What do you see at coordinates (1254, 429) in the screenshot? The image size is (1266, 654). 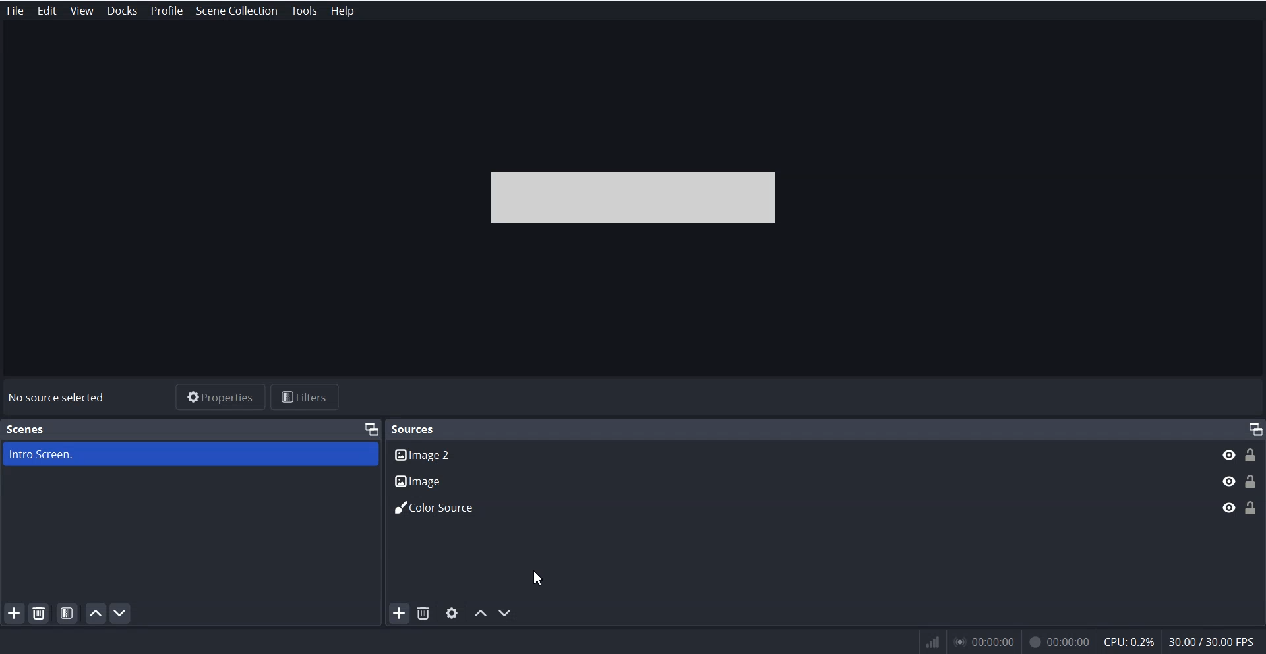 I see `Maximize` at bounding box center [1254, 429].